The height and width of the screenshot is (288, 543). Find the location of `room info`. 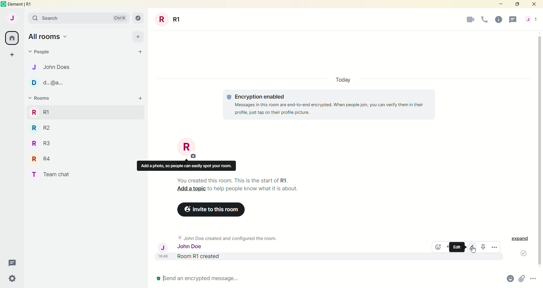

room info is located at coordinates (498, 20).